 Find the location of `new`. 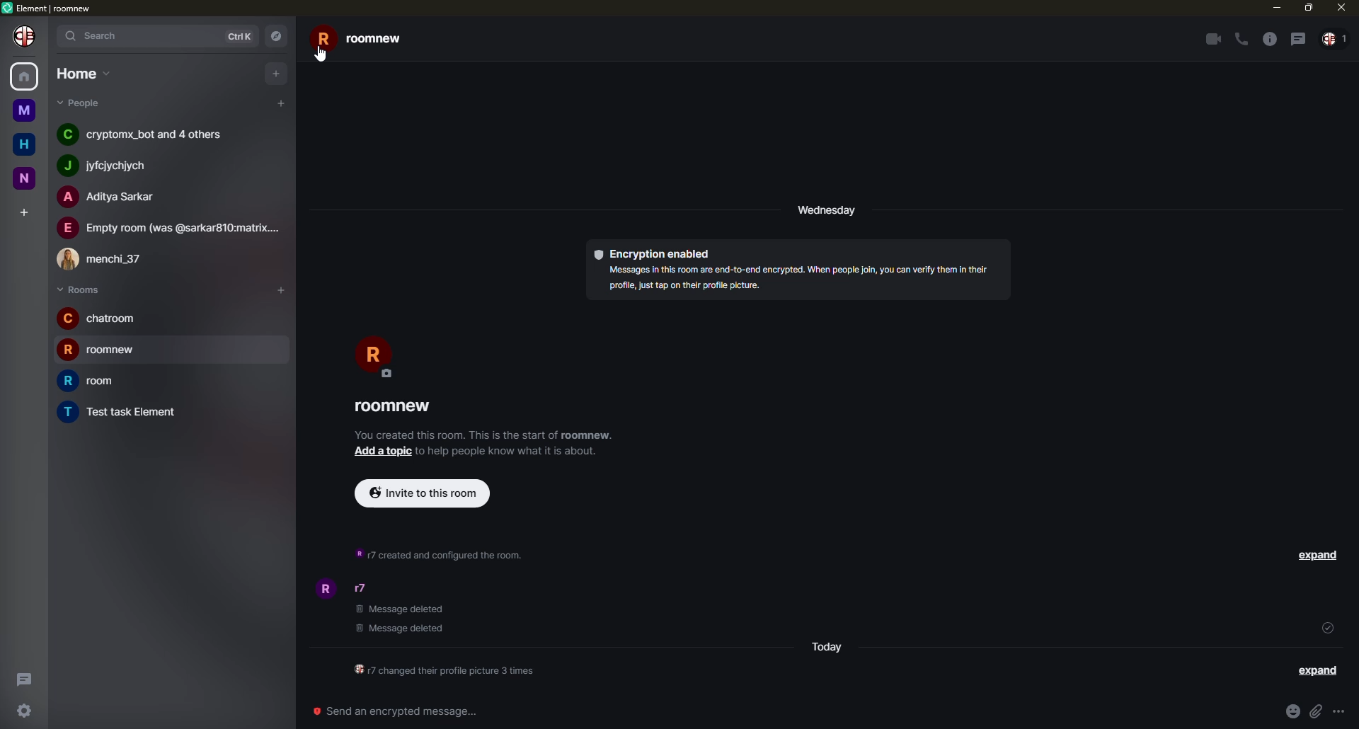

new is located at coordinates (24, 179).